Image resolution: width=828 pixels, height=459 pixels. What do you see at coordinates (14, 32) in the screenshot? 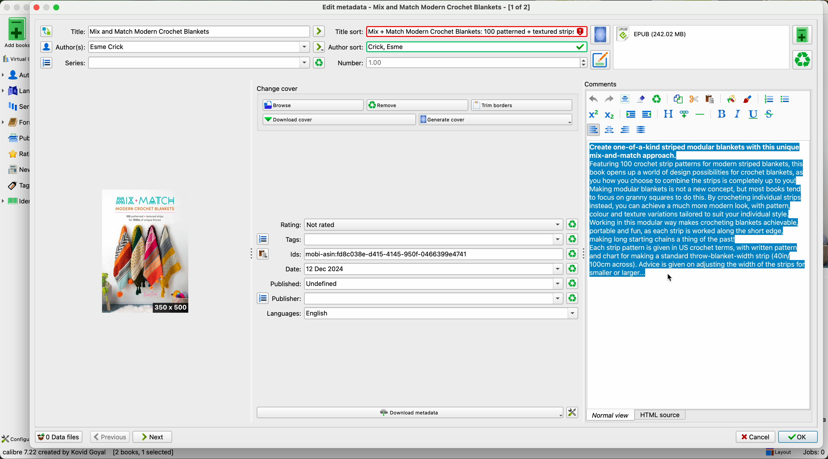
I see `add books` at bounding box center [14, 32].